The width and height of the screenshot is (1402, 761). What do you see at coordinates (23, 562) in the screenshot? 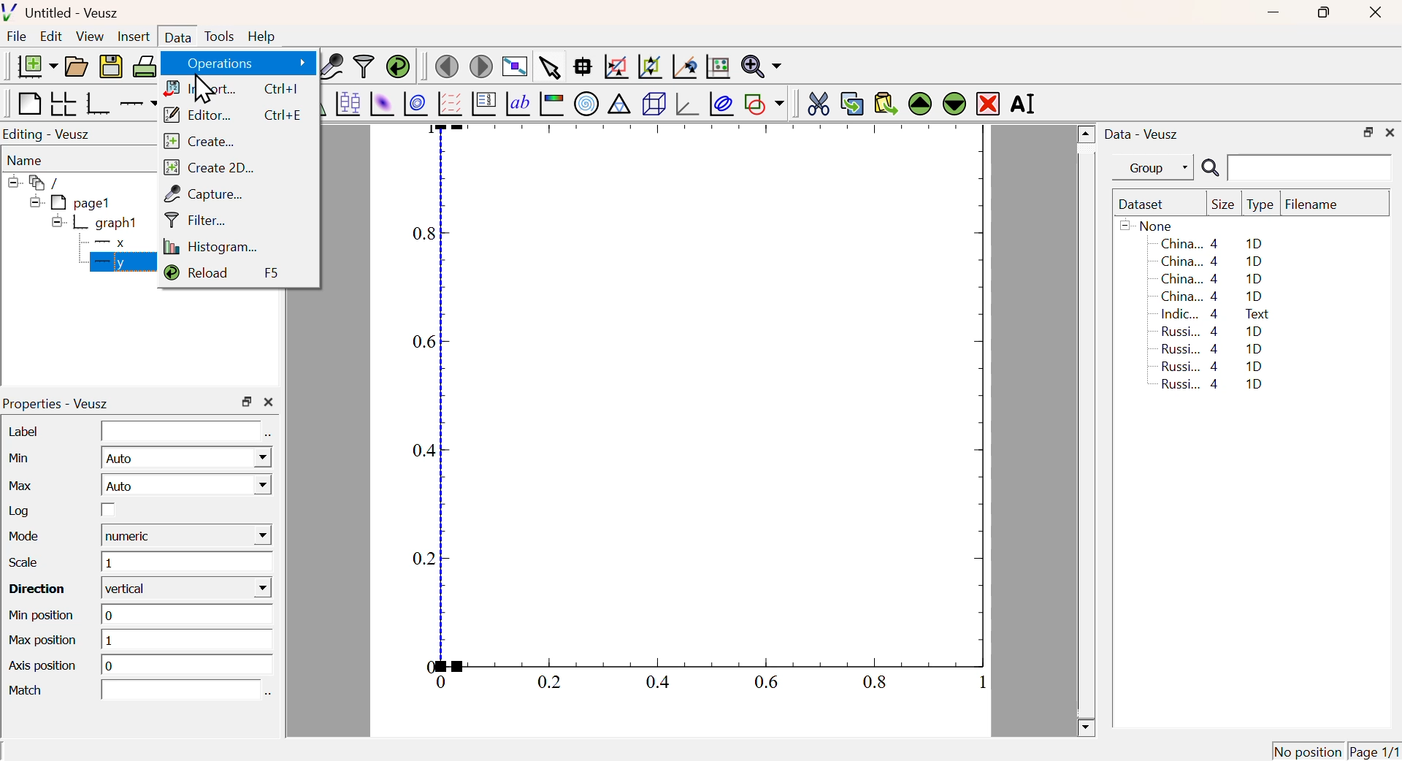
I see `Scale` at bounding box center [23, 562].